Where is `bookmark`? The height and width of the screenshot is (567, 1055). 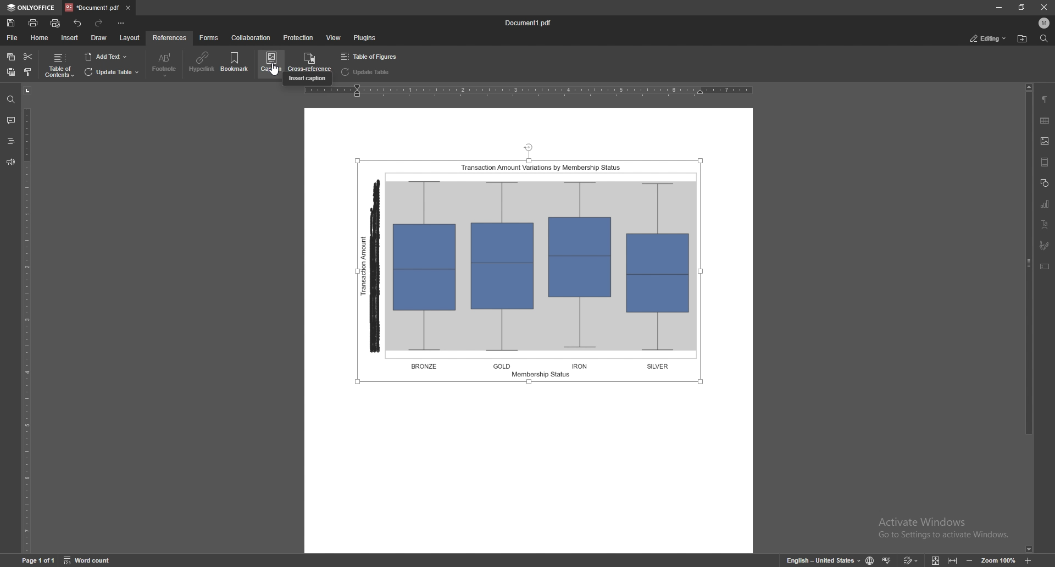
bookmark is located at coordinates (236, 63).